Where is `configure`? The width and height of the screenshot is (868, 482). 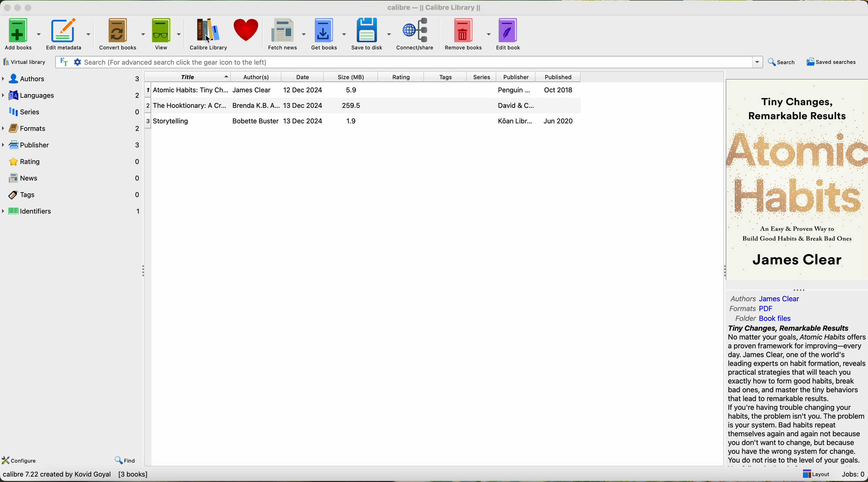
configure is located at coordinates (26, 461).